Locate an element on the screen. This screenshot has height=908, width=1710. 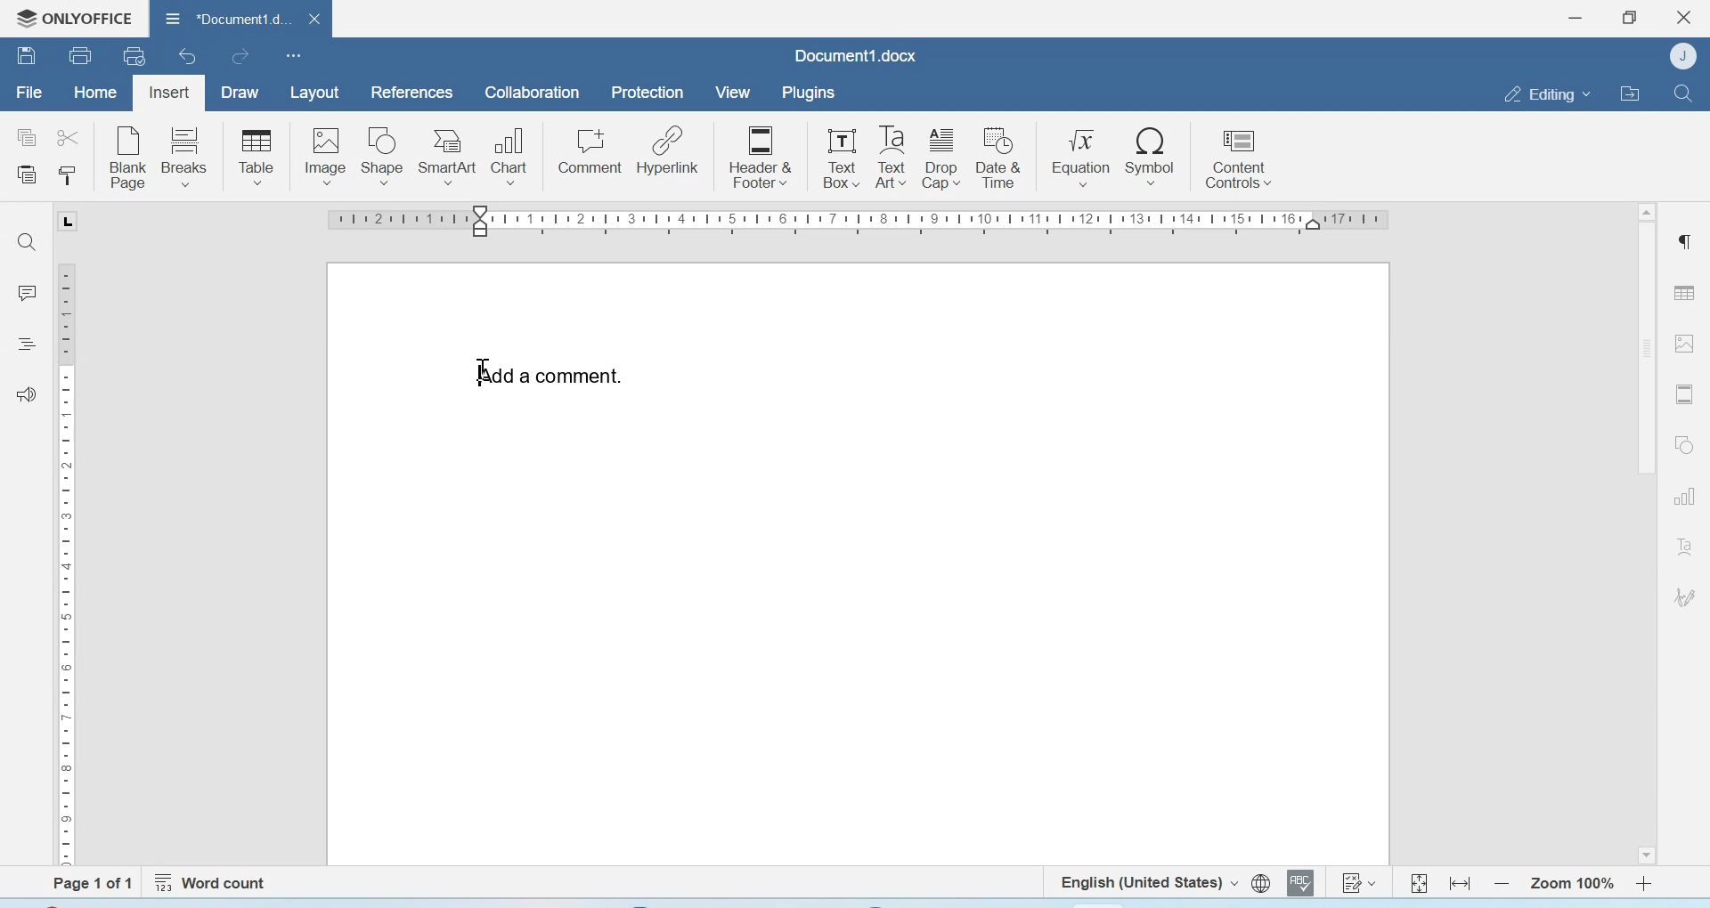
Feedback & Support is located at coordinates (28, 393).